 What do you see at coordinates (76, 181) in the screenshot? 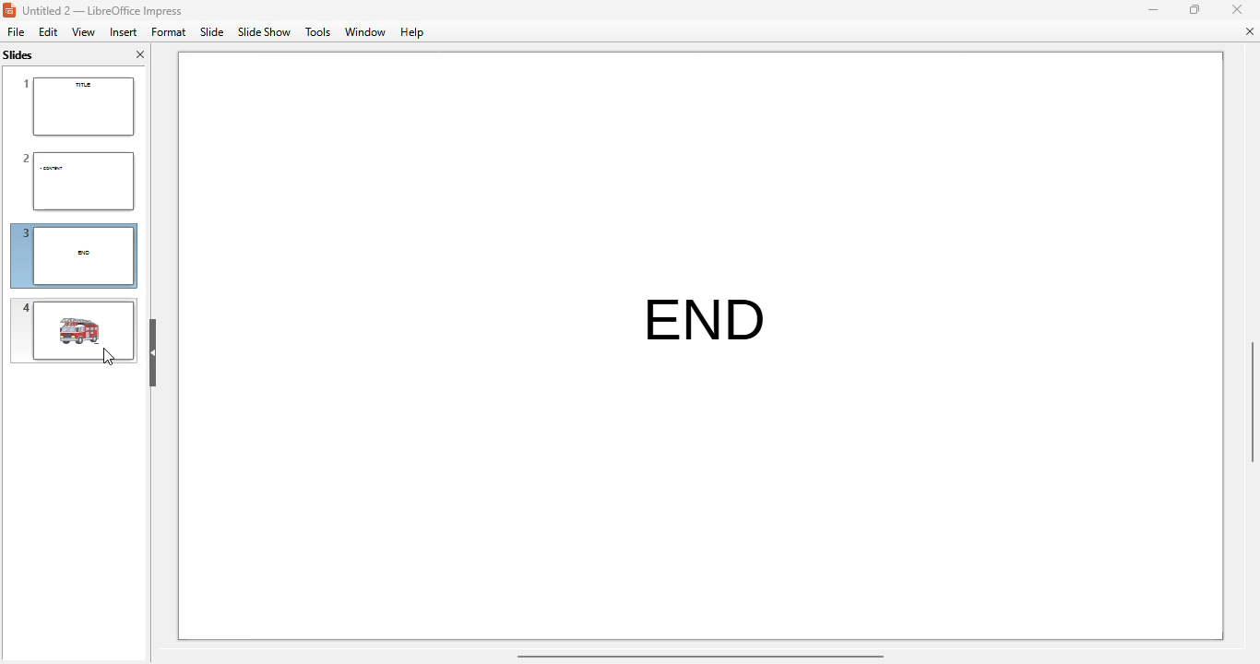
I see `slide 2` at bounding box center [76, 181].